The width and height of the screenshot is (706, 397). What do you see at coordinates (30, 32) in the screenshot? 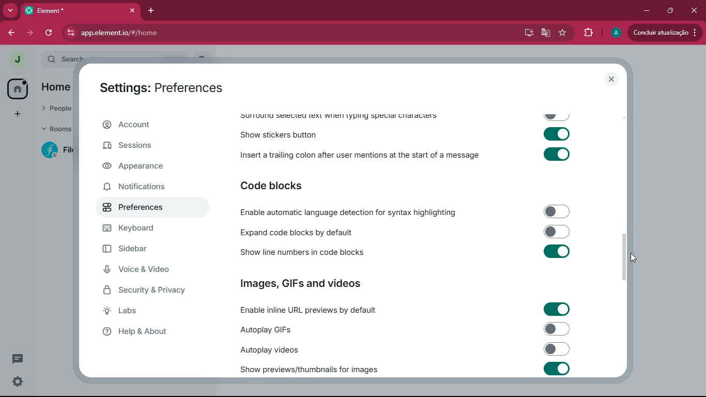
I see `forward` at bounding box center [30, 32].